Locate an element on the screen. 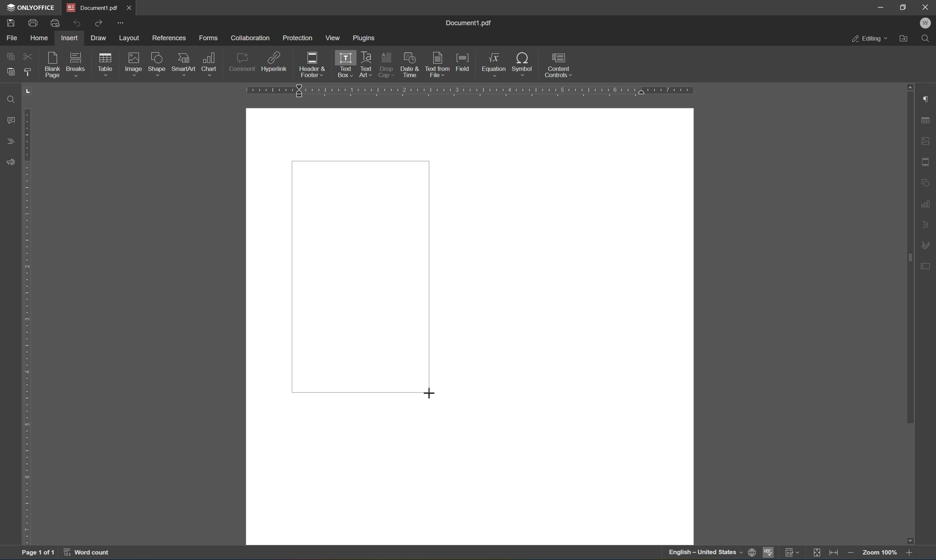  More is located at coordinates (121, 22).